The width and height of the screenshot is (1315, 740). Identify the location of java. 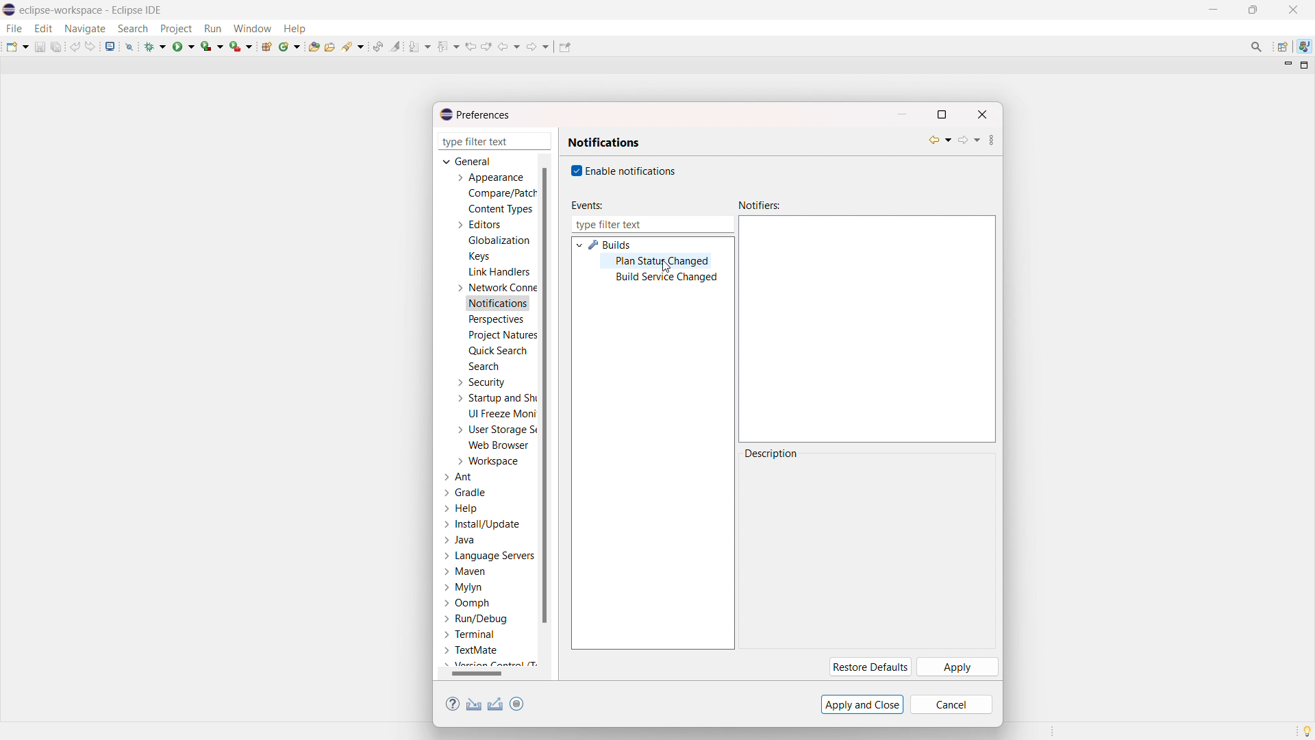
(1305, 47).